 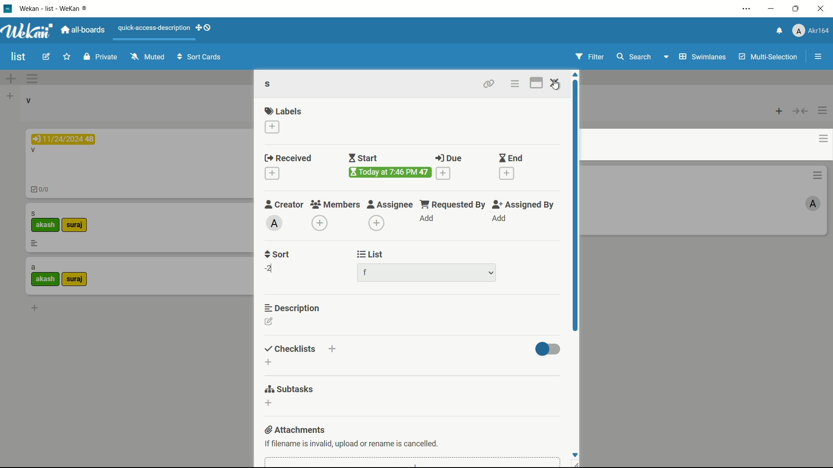 What do you see at coordinates (19, 57) in the screenshot?
I see `board name` at bounding box center [19, 57].